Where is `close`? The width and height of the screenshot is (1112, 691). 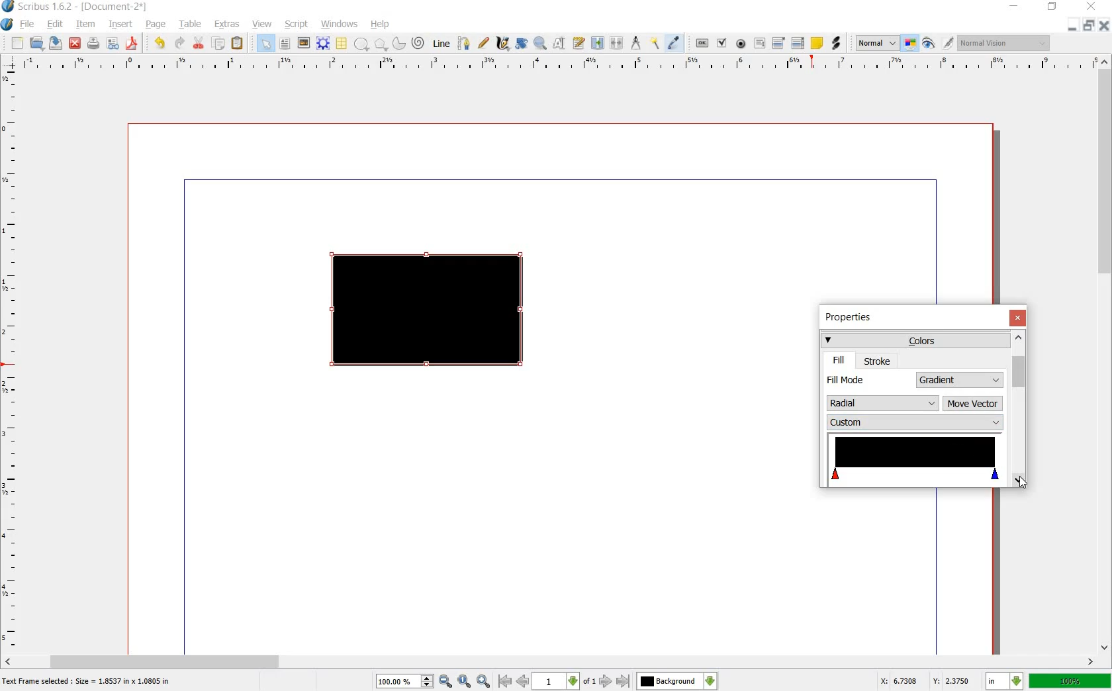
close is located at coordinates (76, 43).